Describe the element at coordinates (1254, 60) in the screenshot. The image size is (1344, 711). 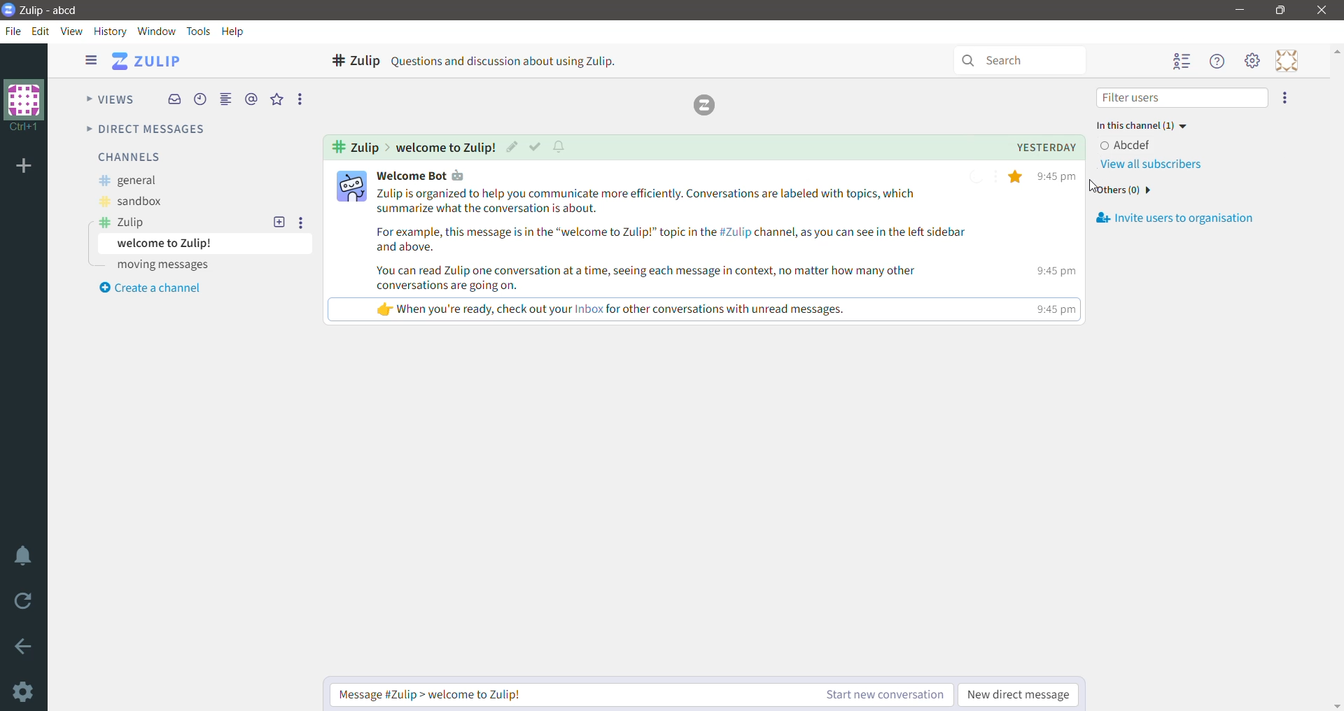
I see `Main Menu` at that location.